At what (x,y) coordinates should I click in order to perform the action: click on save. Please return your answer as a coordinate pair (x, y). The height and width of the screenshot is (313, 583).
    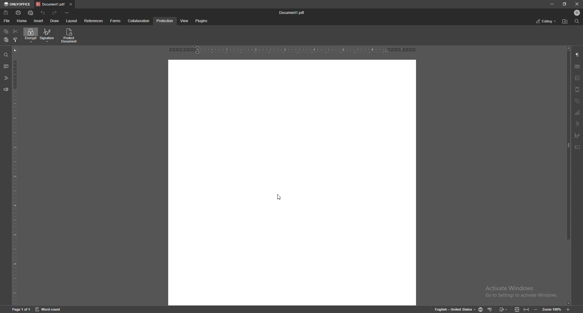
    Looking at the image, I should click on (6, 13).